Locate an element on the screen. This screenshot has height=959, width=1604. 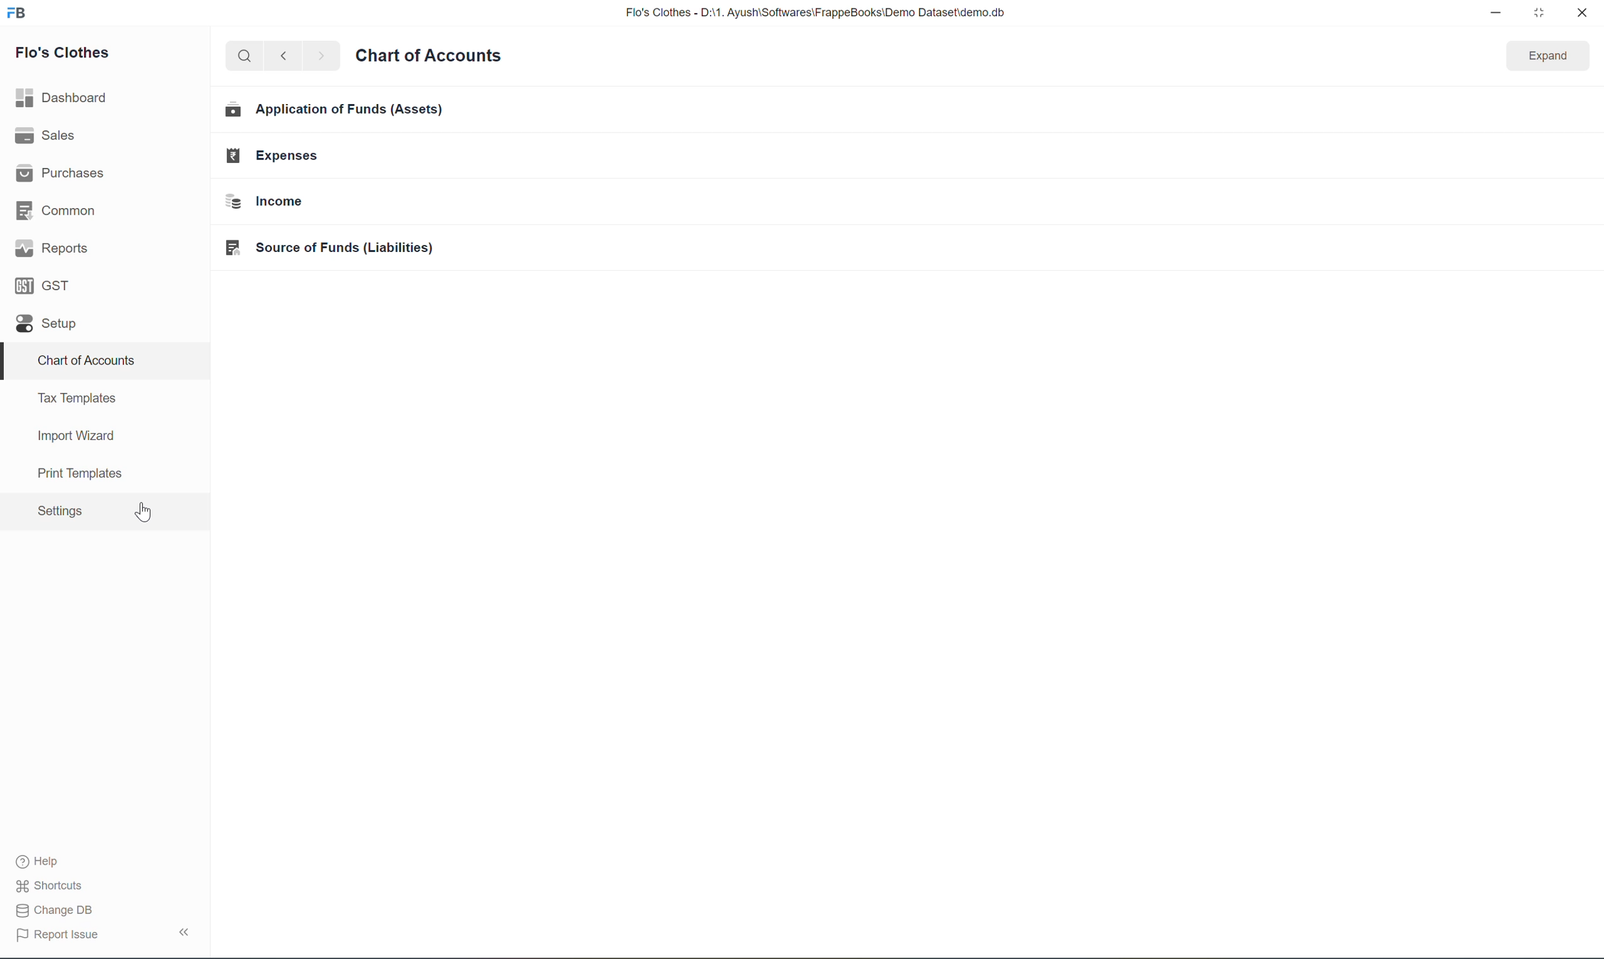
Tax Templates is located at coordinates (76, 399).